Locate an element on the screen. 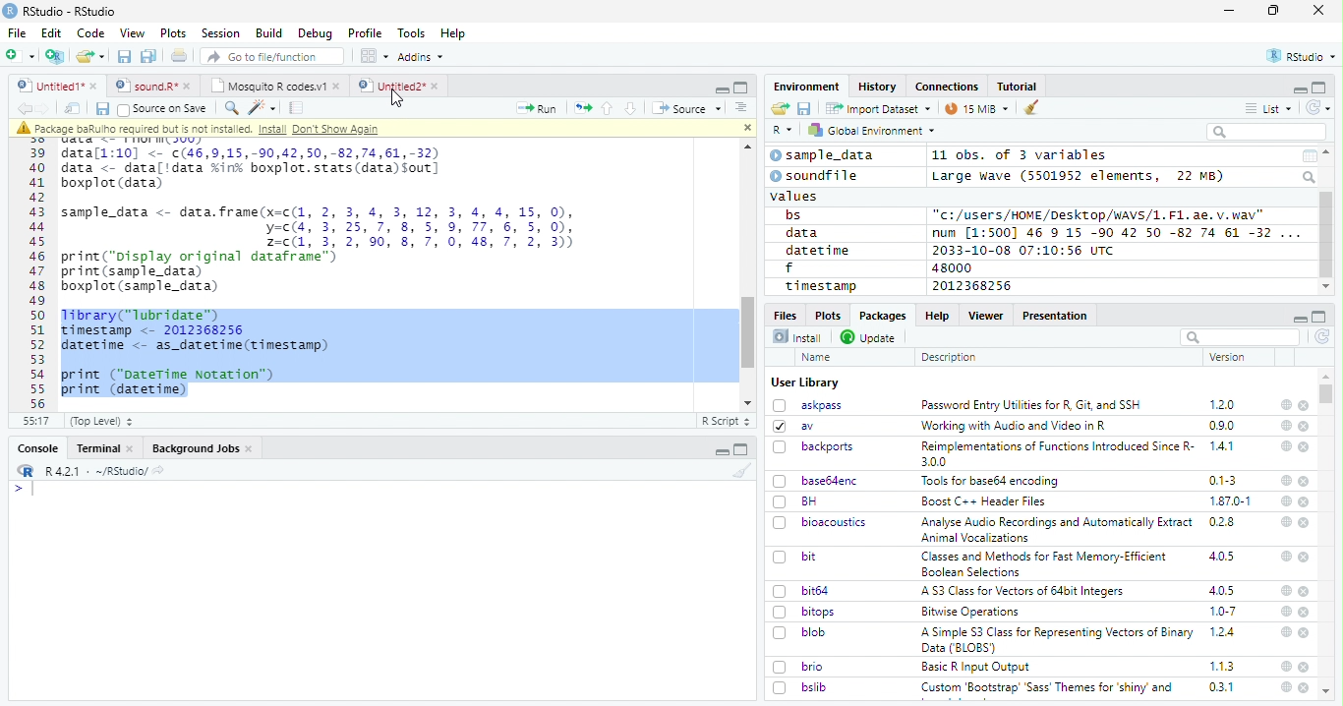 The height and width of the screenshot is (706, 1343). R is located at coordinates (783, 131).